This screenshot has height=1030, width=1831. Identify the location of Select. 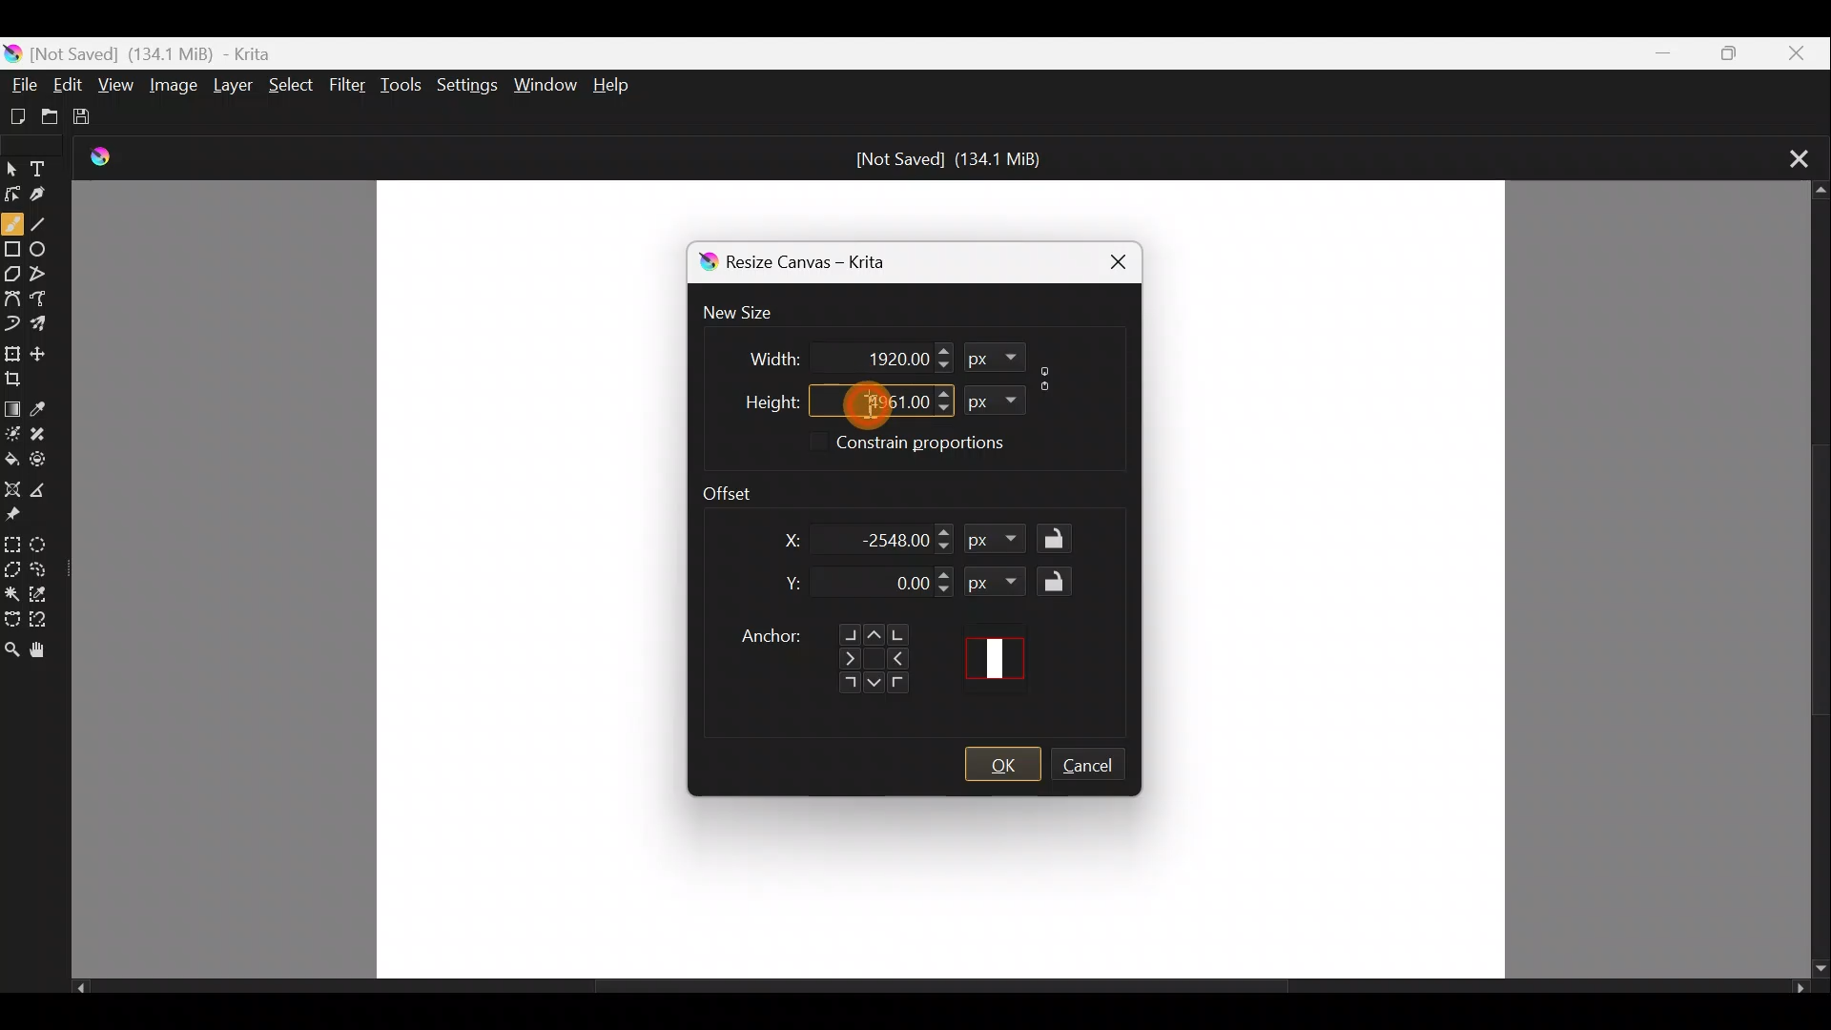
(292, 85).